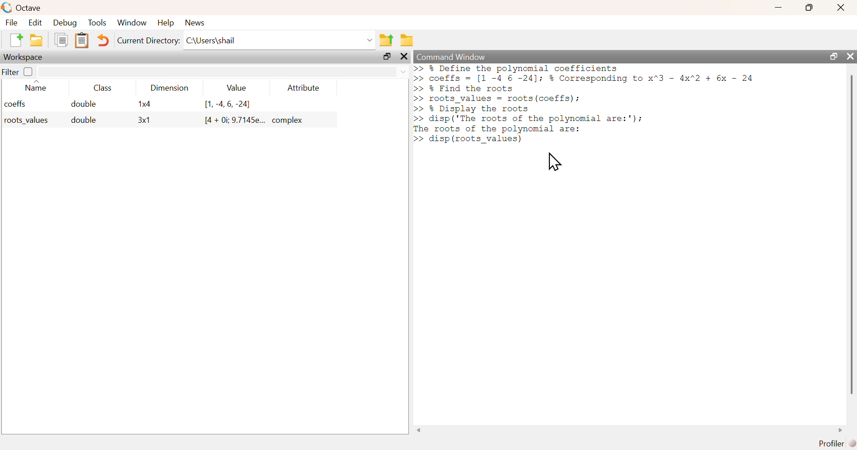  Describe the element at coordinates (101, 41) in the screenshot. I see `Undo` at that location.